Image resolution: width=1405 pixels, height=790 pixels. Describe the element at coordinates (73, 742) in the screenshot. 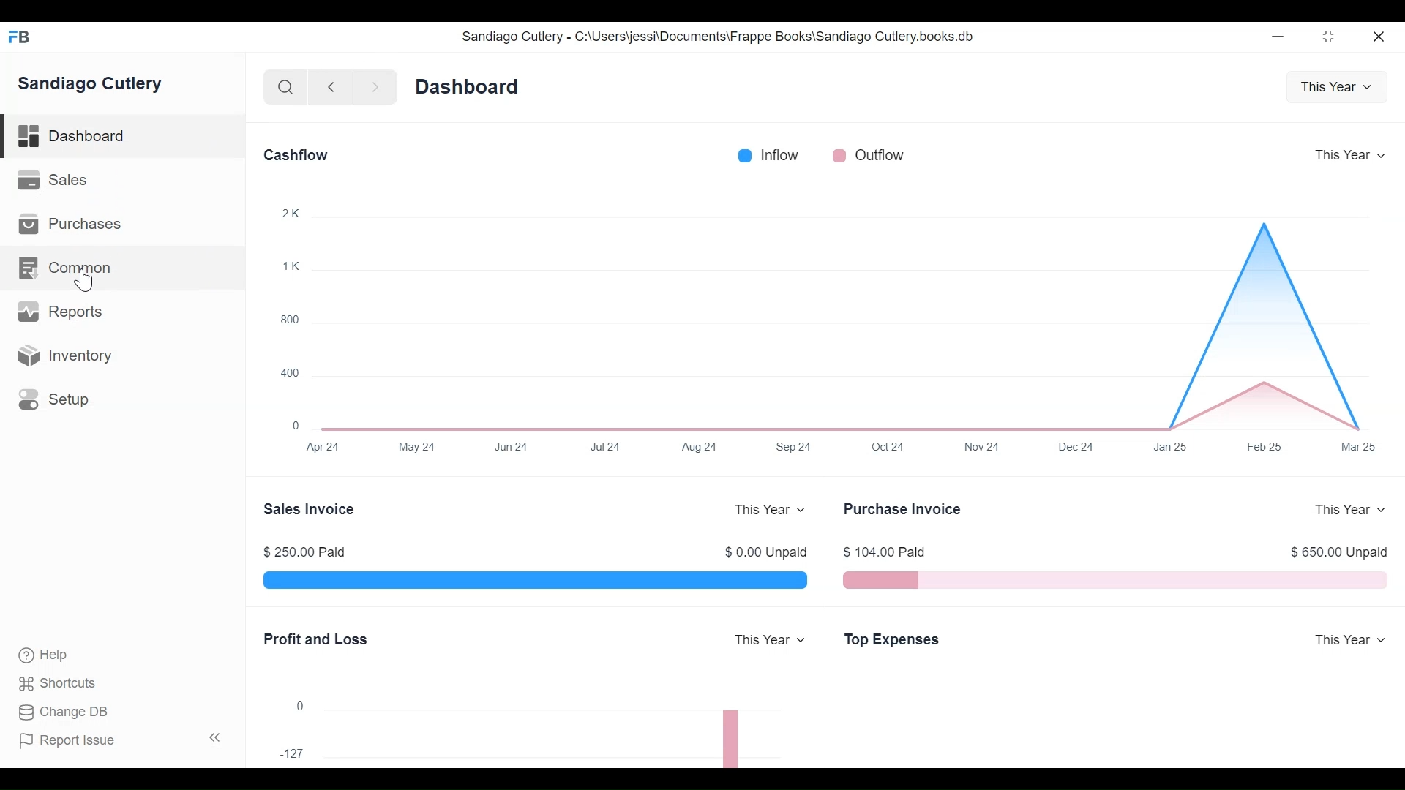

I see `Report Issue` at that location.